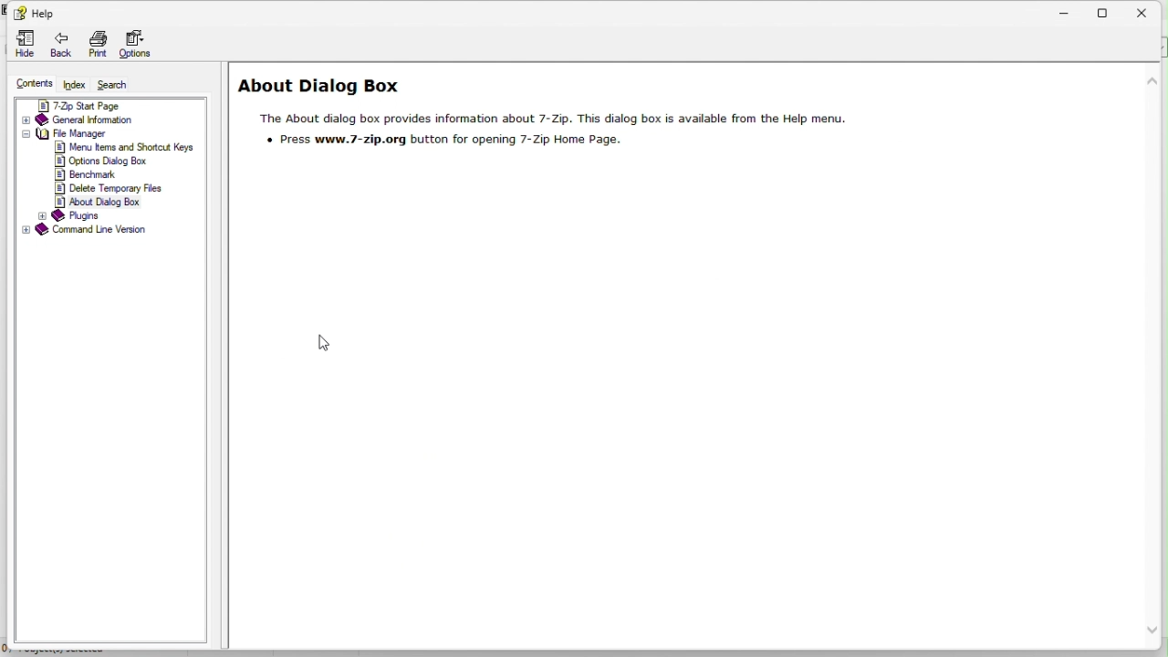 The width and height of the screenshot is (1168, 657). What do you see at coordinates (36, 13) in the screenshot?
I see `help` at bounding box center [36, 13].